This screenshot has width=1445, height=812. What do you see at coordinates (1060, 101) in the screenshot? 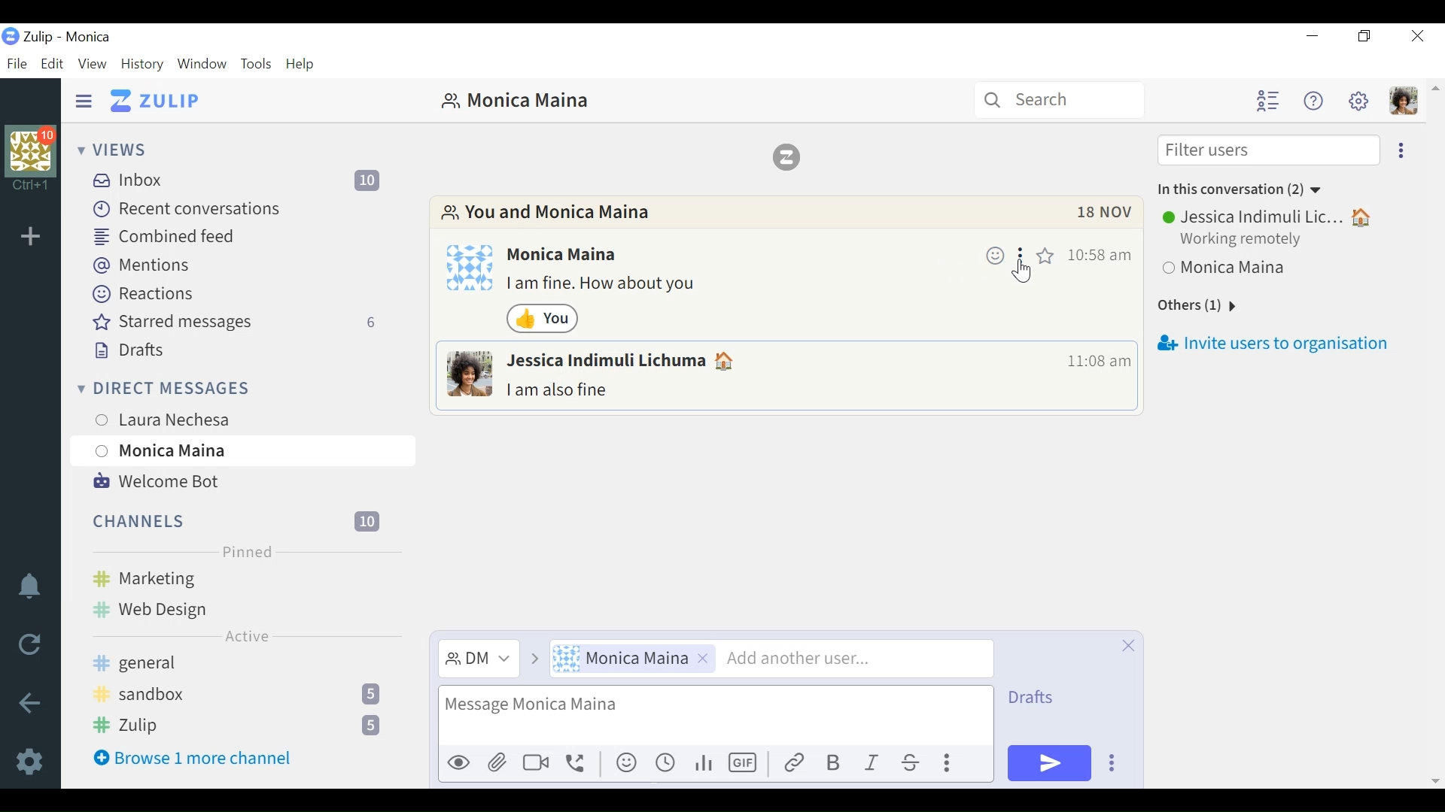
I see `Search` at bounding box center [1060, 101].